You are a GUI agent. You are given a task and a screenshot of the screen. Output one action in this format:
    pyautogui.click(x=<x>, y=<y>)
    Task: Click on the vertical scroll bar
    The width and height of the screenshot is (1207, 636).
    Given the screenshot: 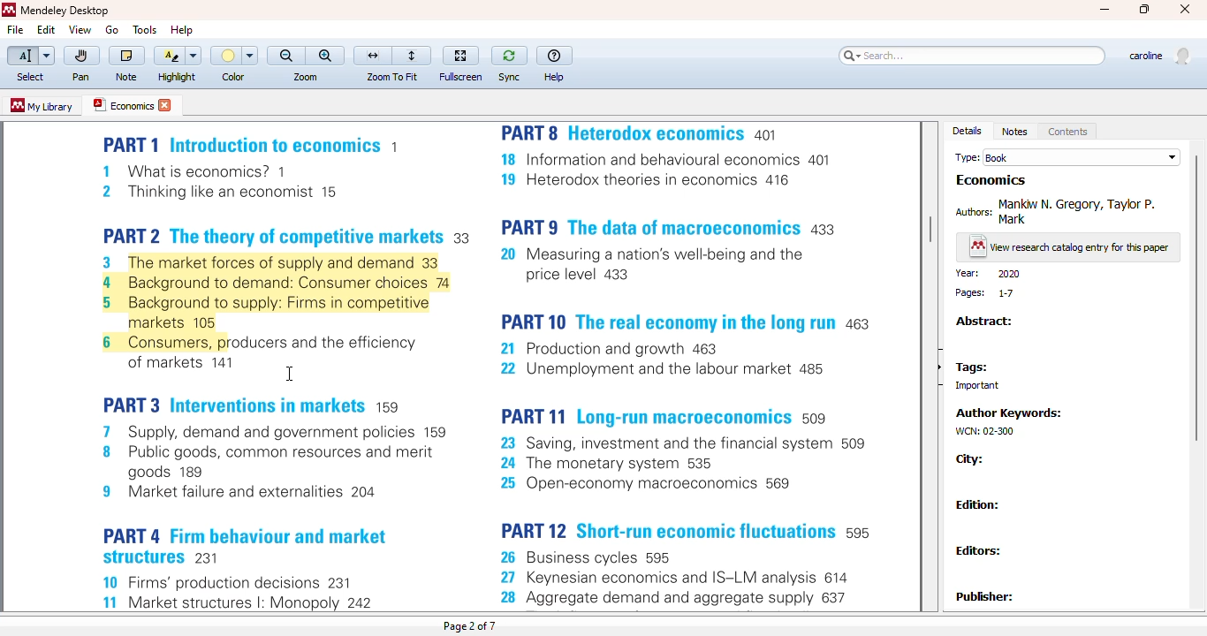 What is the action you would take?
    pyautogui.click(x=1194, y=298)
    